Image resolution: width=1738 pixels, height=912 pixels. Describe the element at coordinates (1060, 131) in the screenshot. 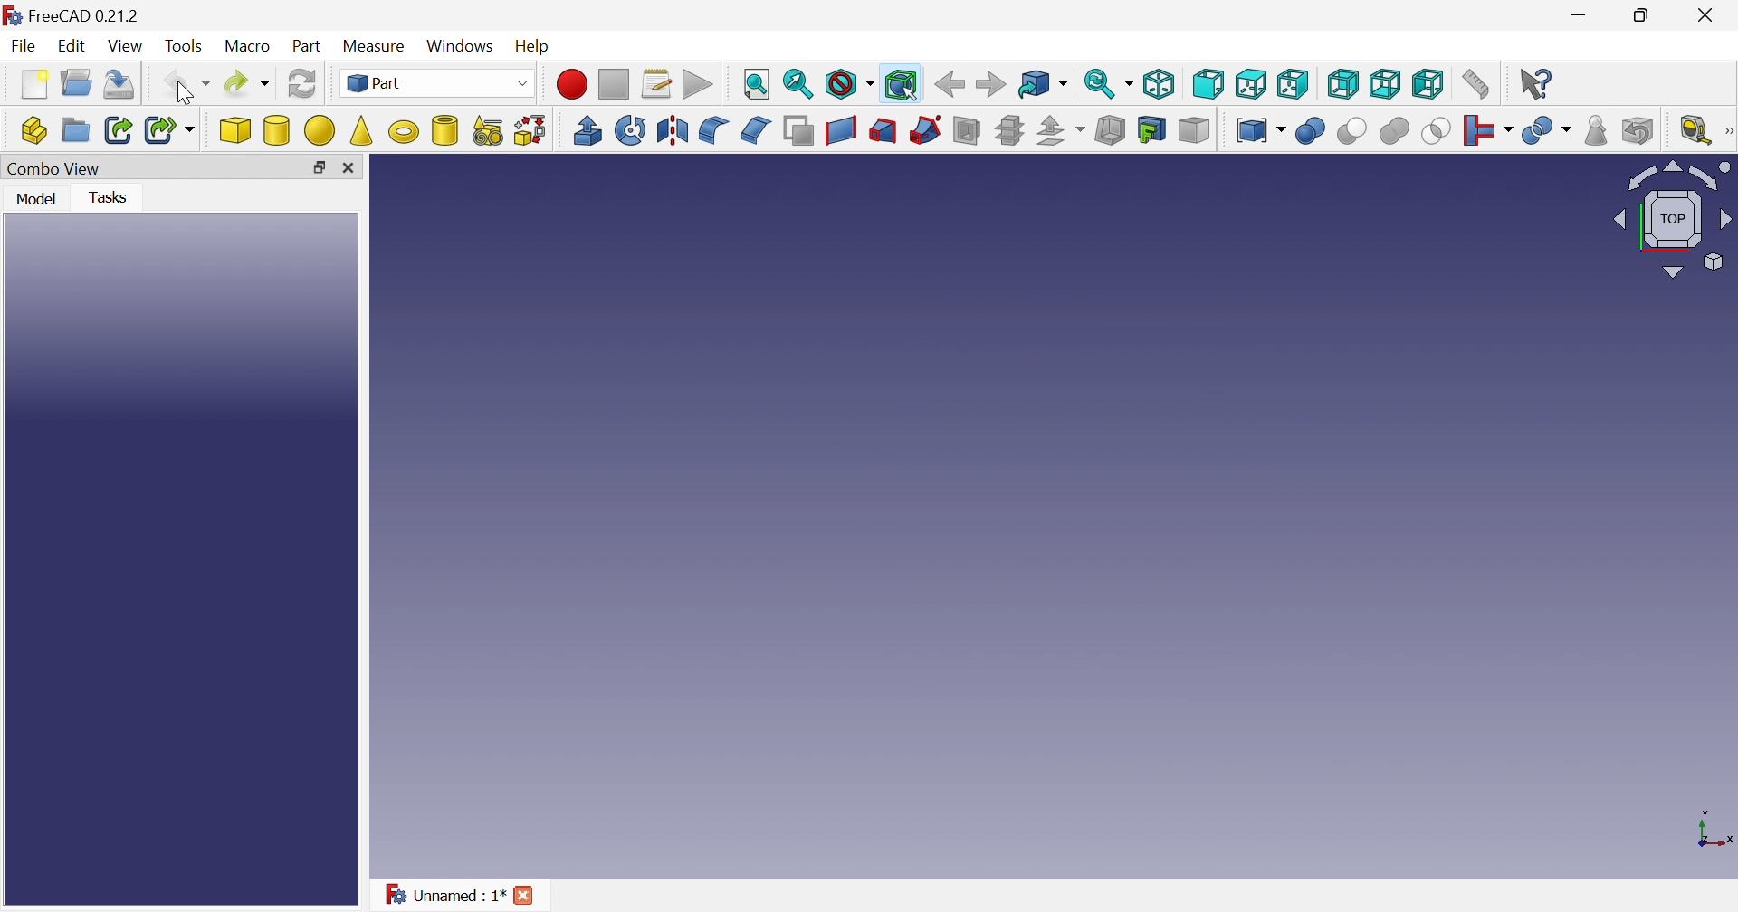

I see `Offset:` at that location.